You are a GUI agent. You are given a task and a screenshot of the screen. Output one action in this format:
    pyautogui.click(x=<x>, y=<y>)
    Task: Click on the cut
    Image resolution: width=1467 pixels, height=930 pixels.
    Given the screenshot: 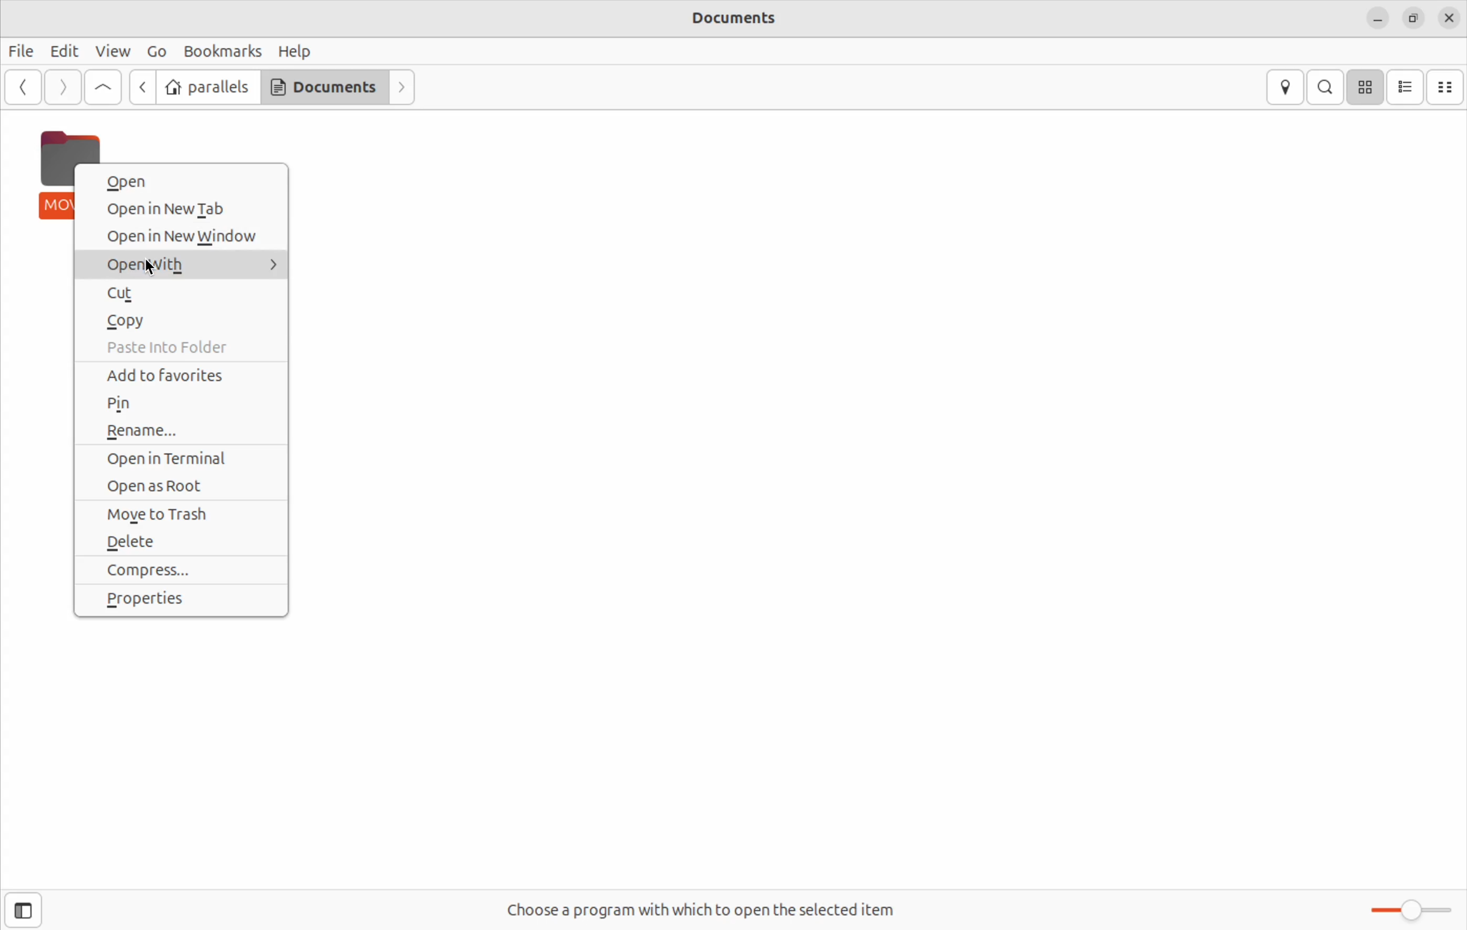 What is the action you would take?
    pyautogui.click(x=179, y=294)
    